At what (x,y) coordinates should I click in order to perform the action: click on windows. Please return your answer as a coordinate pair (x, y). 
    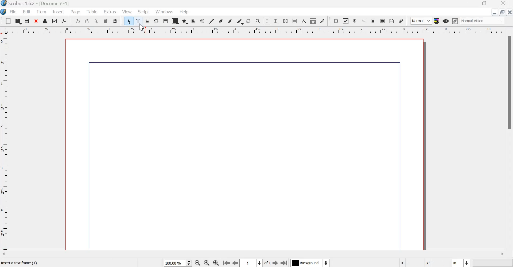
    Looking at the image, I should click on (165, 12).